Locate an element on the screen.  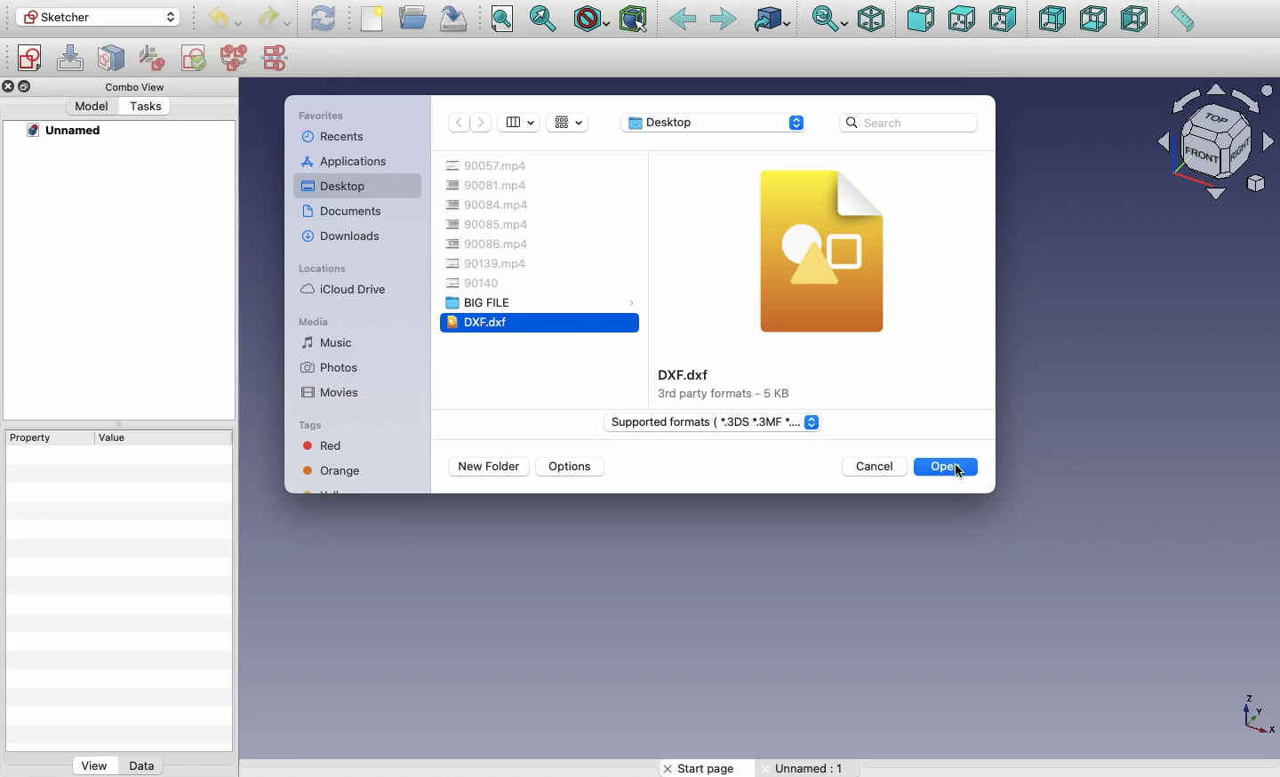
View is located at coordinates (92, 766).